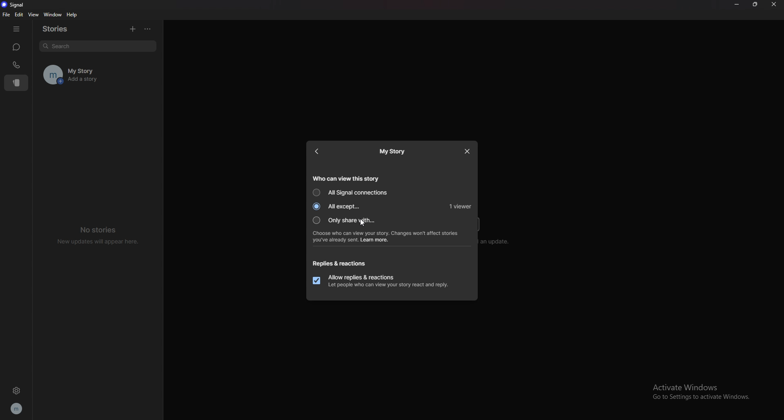  What do you see at coordinates (62, 29) in the screenshot?
I see `stories` at bounding box center [62, 29].